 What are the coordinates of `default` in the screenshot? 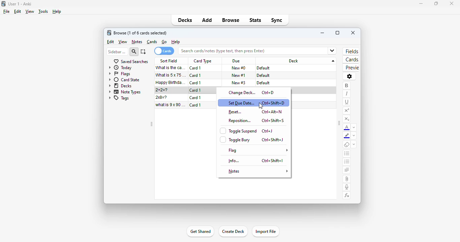 It's located at (264, 68).